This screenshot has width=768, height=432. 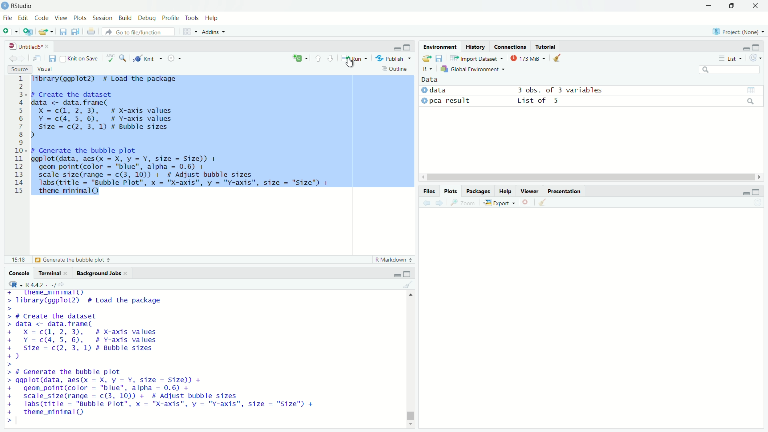 I want to click on go back, so click(x=12, y=58).